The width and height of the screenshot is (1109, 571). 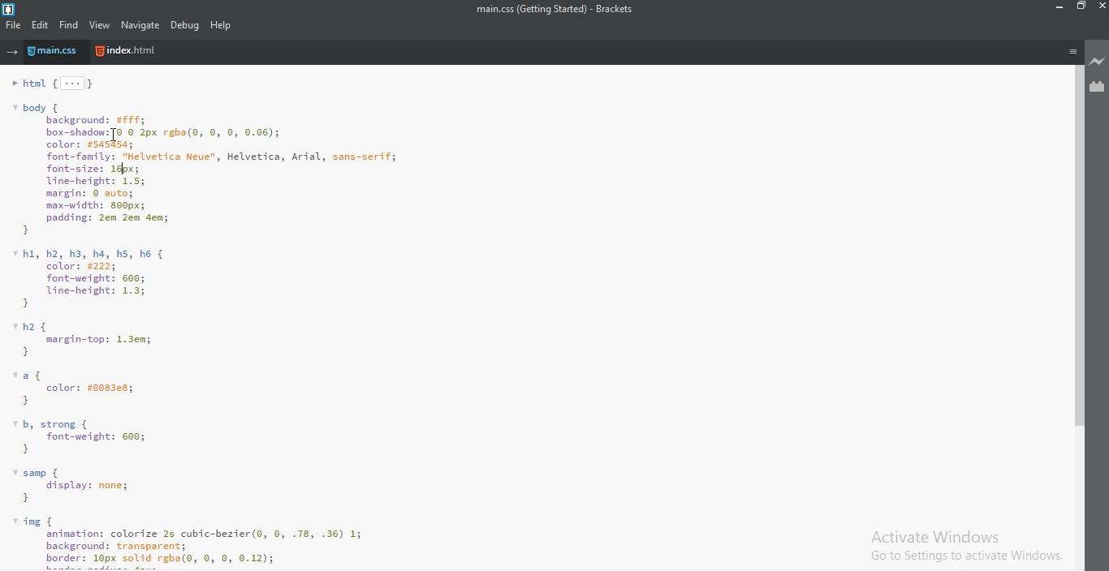 What do you see at coordinates (222, 25) in the screenshot?
I see `help` at bounding box center [222, 25].